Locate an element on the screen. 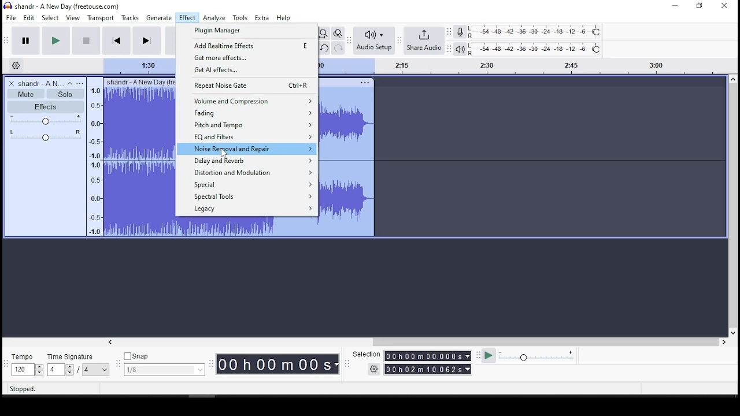 The height and width of the screenshot is (416, 740). help is located at coordinates (283, 17).